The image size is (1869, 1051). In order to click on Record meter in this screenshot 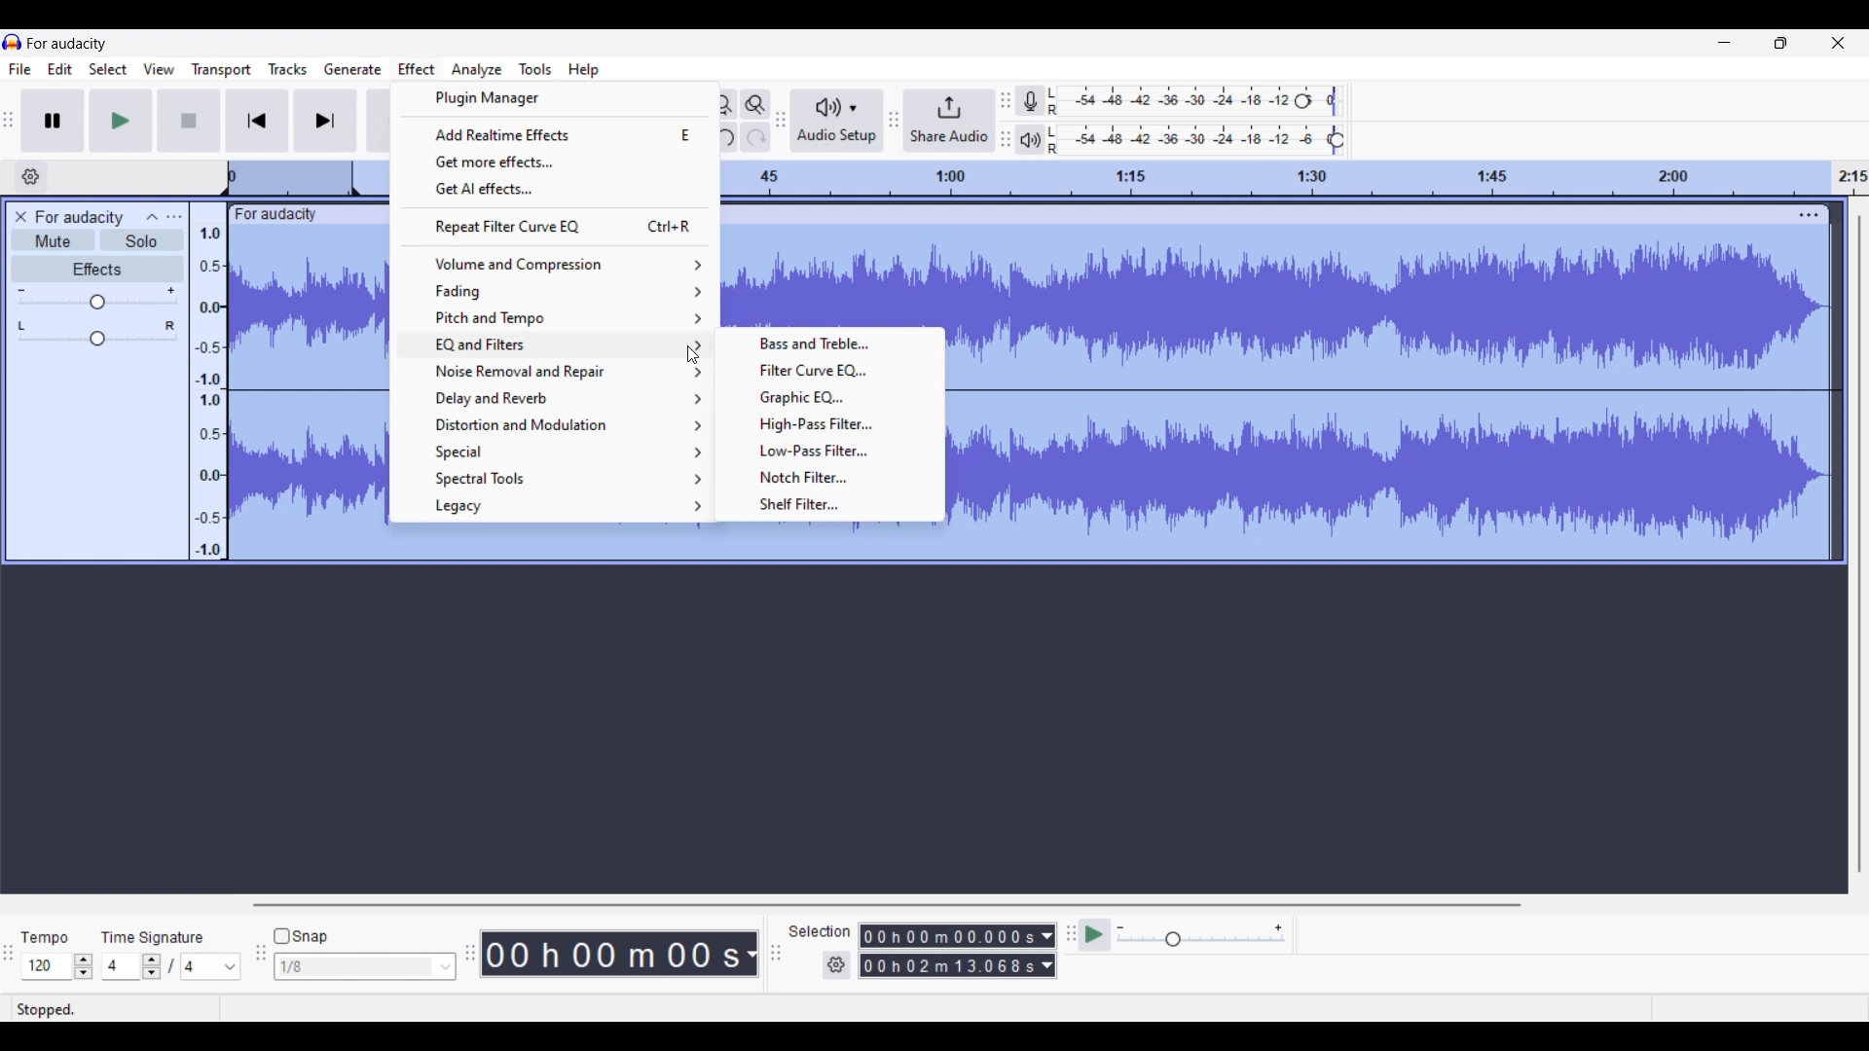, I will do `click(1031, 100)`.